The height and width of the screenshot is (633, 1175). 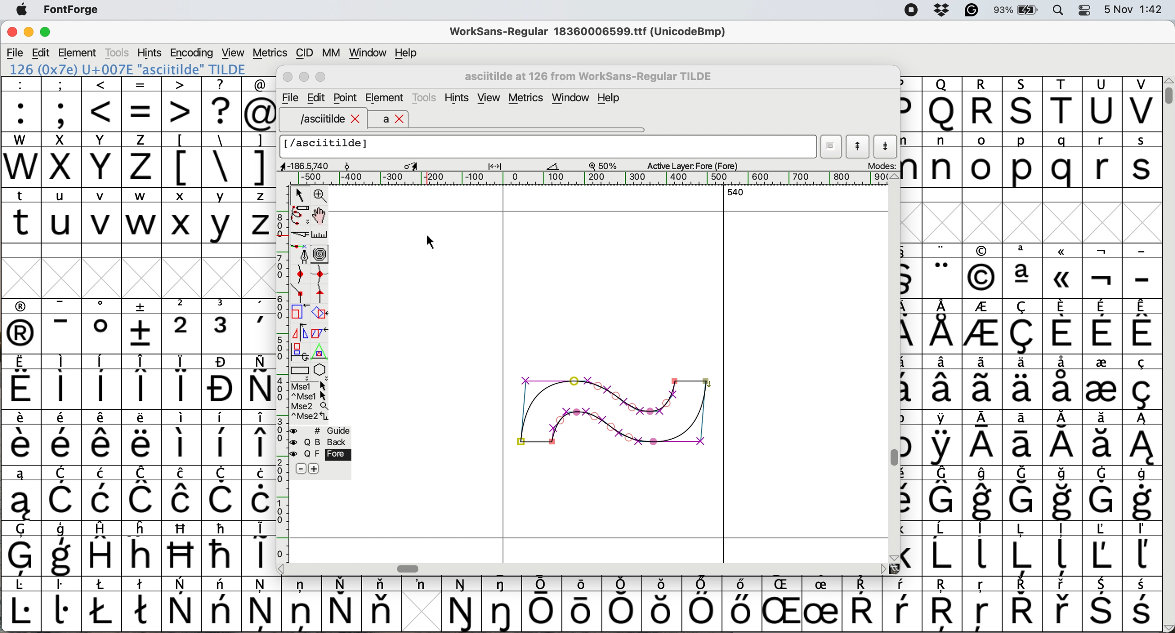 I want to click on date and time, so click(x=1134, y=8).